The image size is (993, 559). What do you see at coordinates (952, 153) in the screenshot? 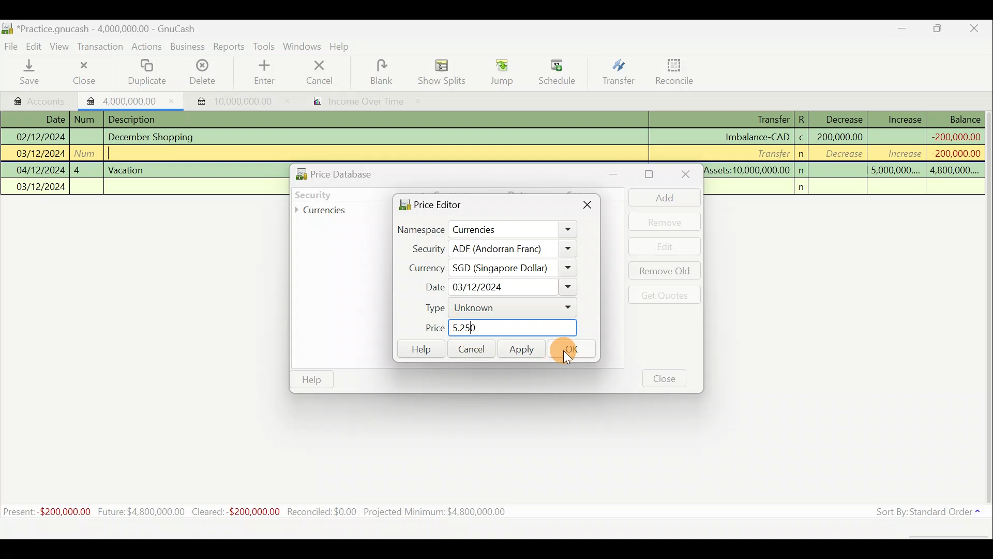
I see `-200,000,000` at bounding box center [952, 153].